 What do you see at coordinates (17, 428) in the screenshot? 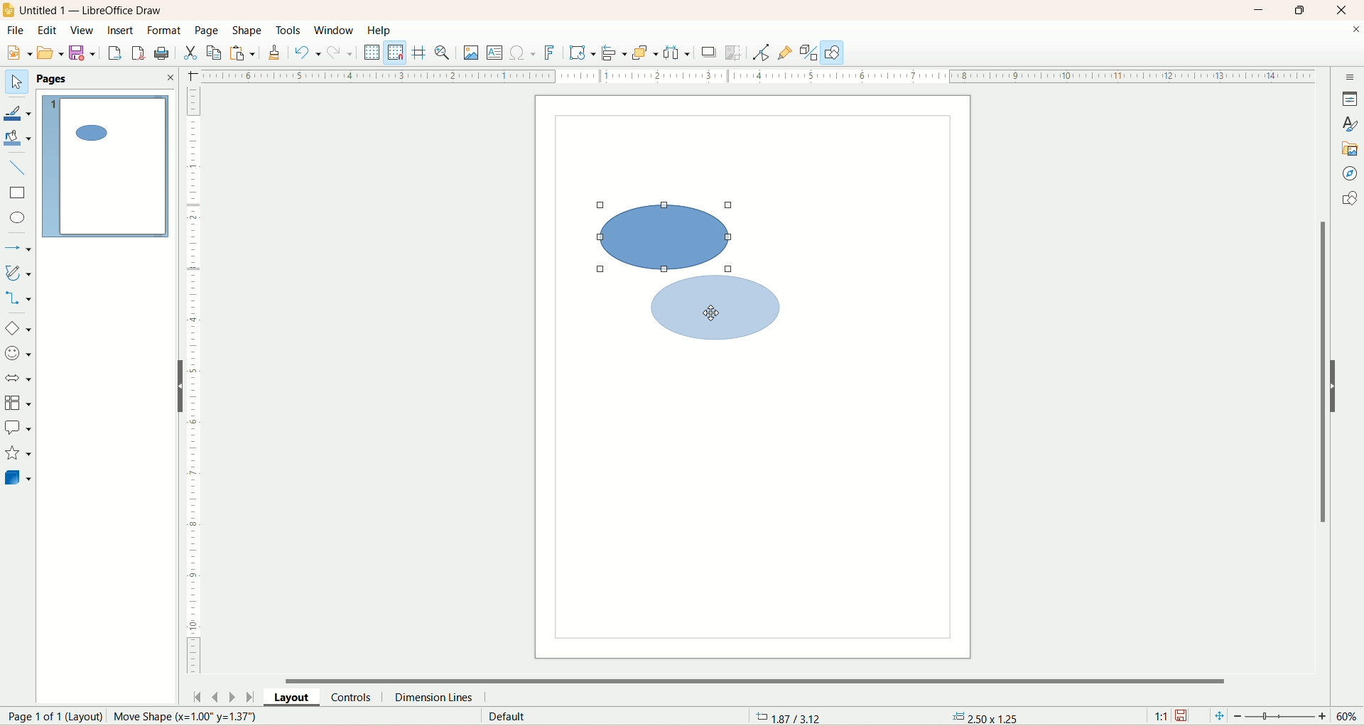
I see `callout` at bounding box center [17, 428].